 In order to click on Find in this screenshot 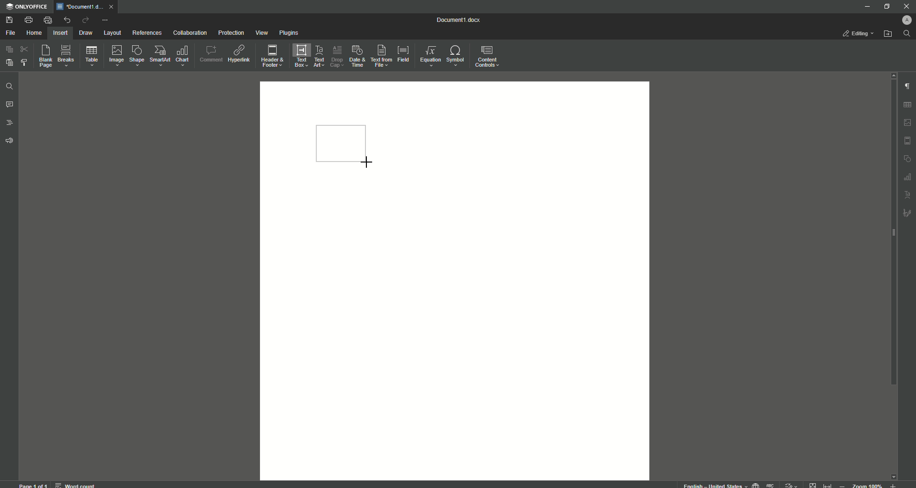, I will do `click(9, 87)`.